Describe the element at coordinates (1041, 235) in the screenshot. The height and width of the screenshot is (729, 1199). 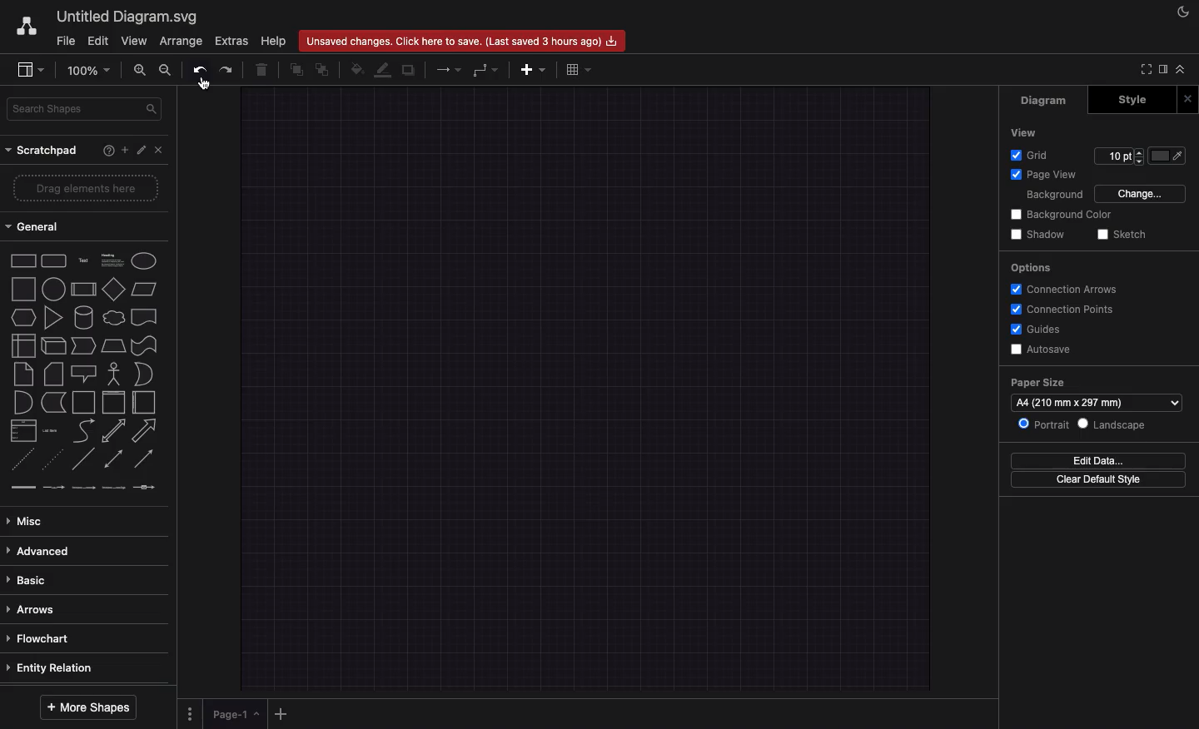
I see `Shadow` at that location.